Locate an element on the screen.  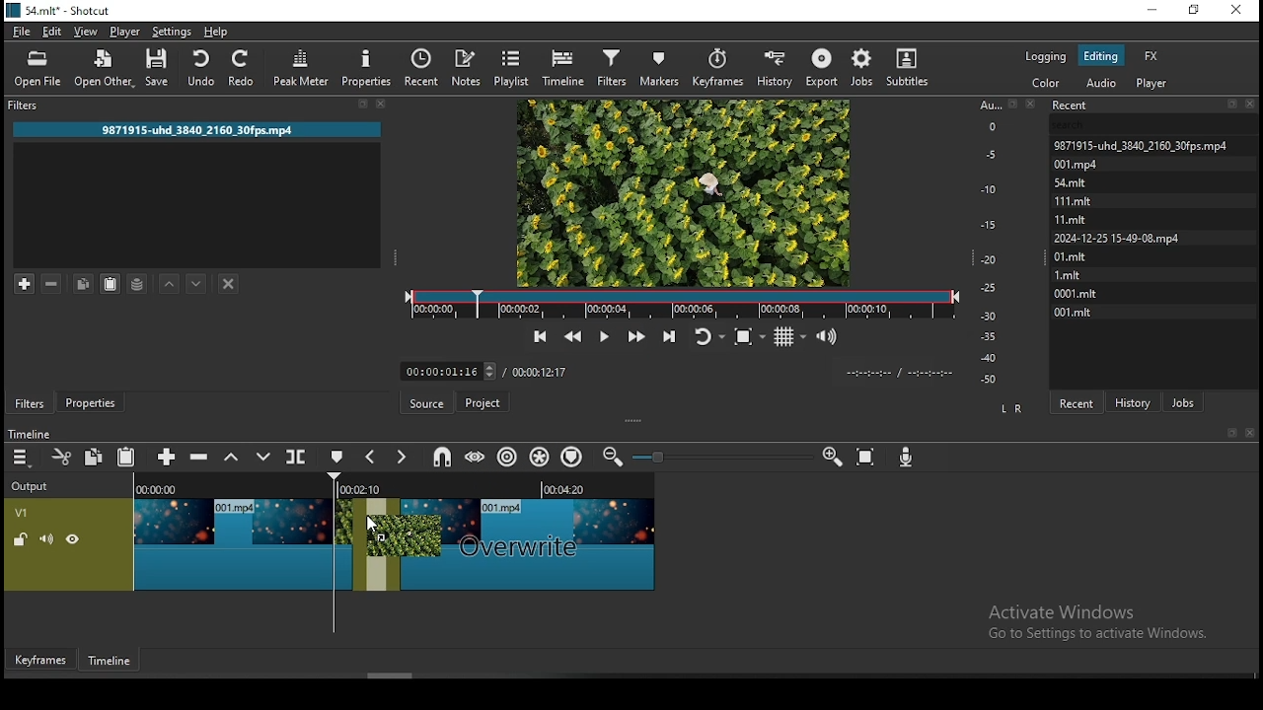
lift is located at coordinates (233, 458).